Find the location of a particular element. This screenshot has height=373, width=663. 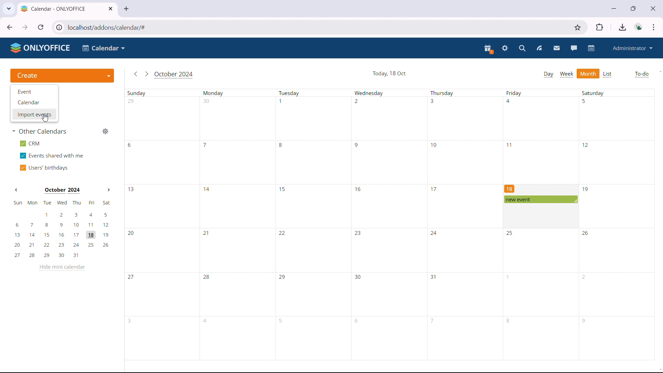

close tab is located at coordinates (110, 9).